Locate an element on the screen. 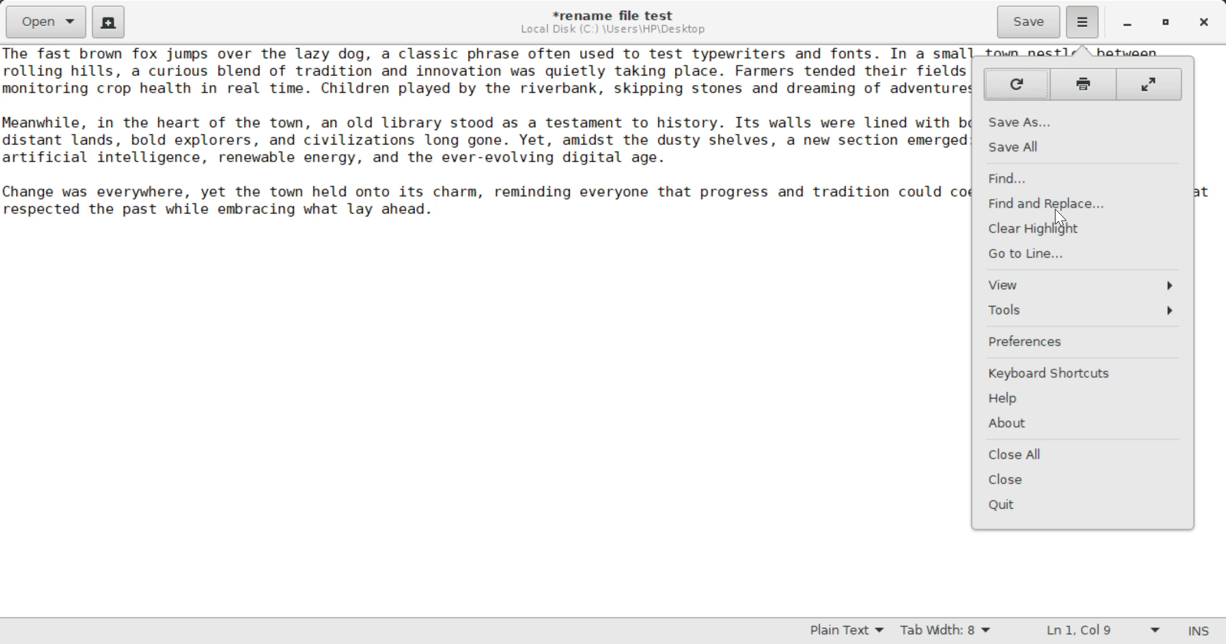 The height and width of the screenshot is (644, 1226). Selected Language is located at coordinates (840, 632).